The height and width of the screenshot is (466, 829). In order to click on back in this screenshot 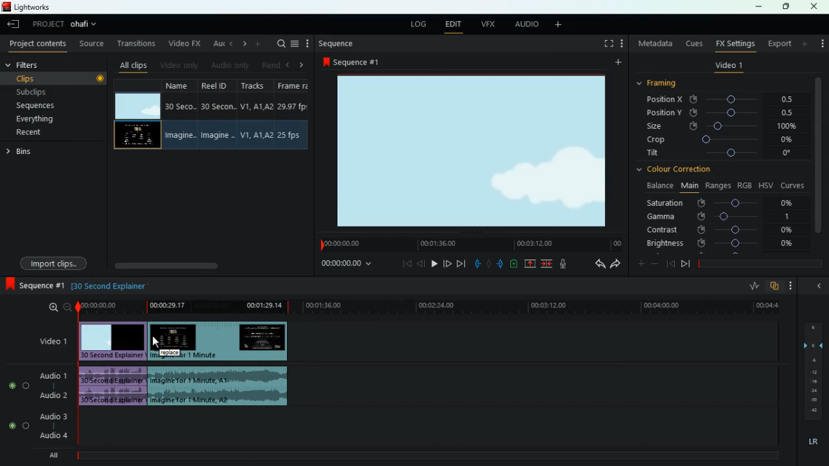, I will do `click(817, 285)`.